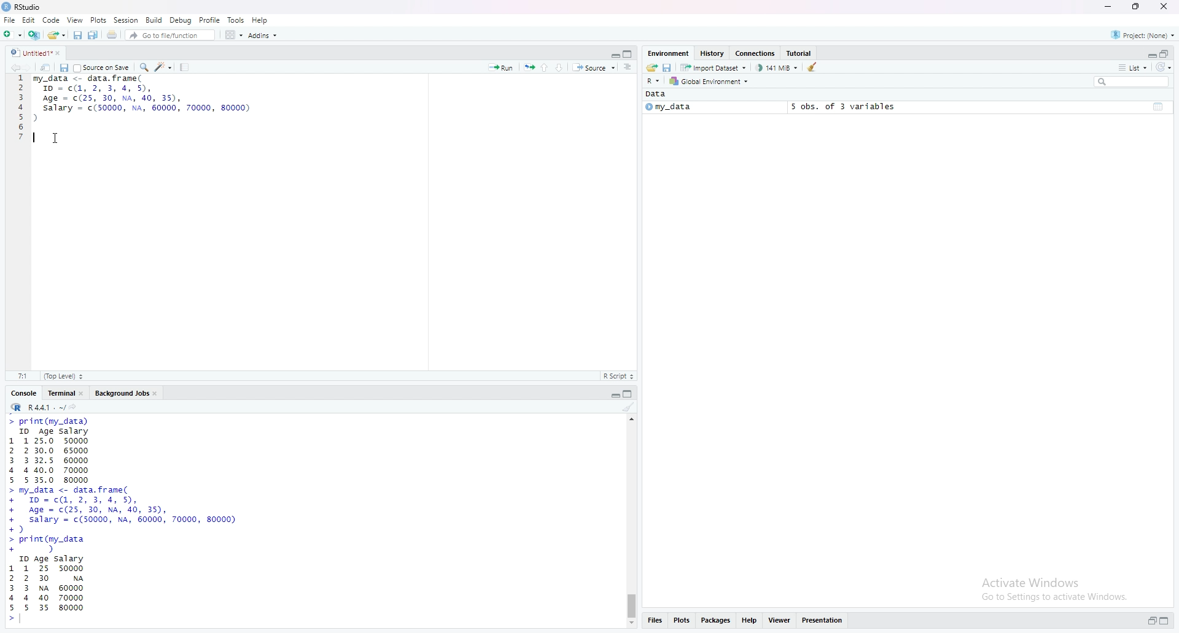 Image resolution: width=1179 pixels, height=633 pixels. What do you see at coordinates (63, 68) in the screenshot?
I see `save current document` at bounding box center [63, 68].